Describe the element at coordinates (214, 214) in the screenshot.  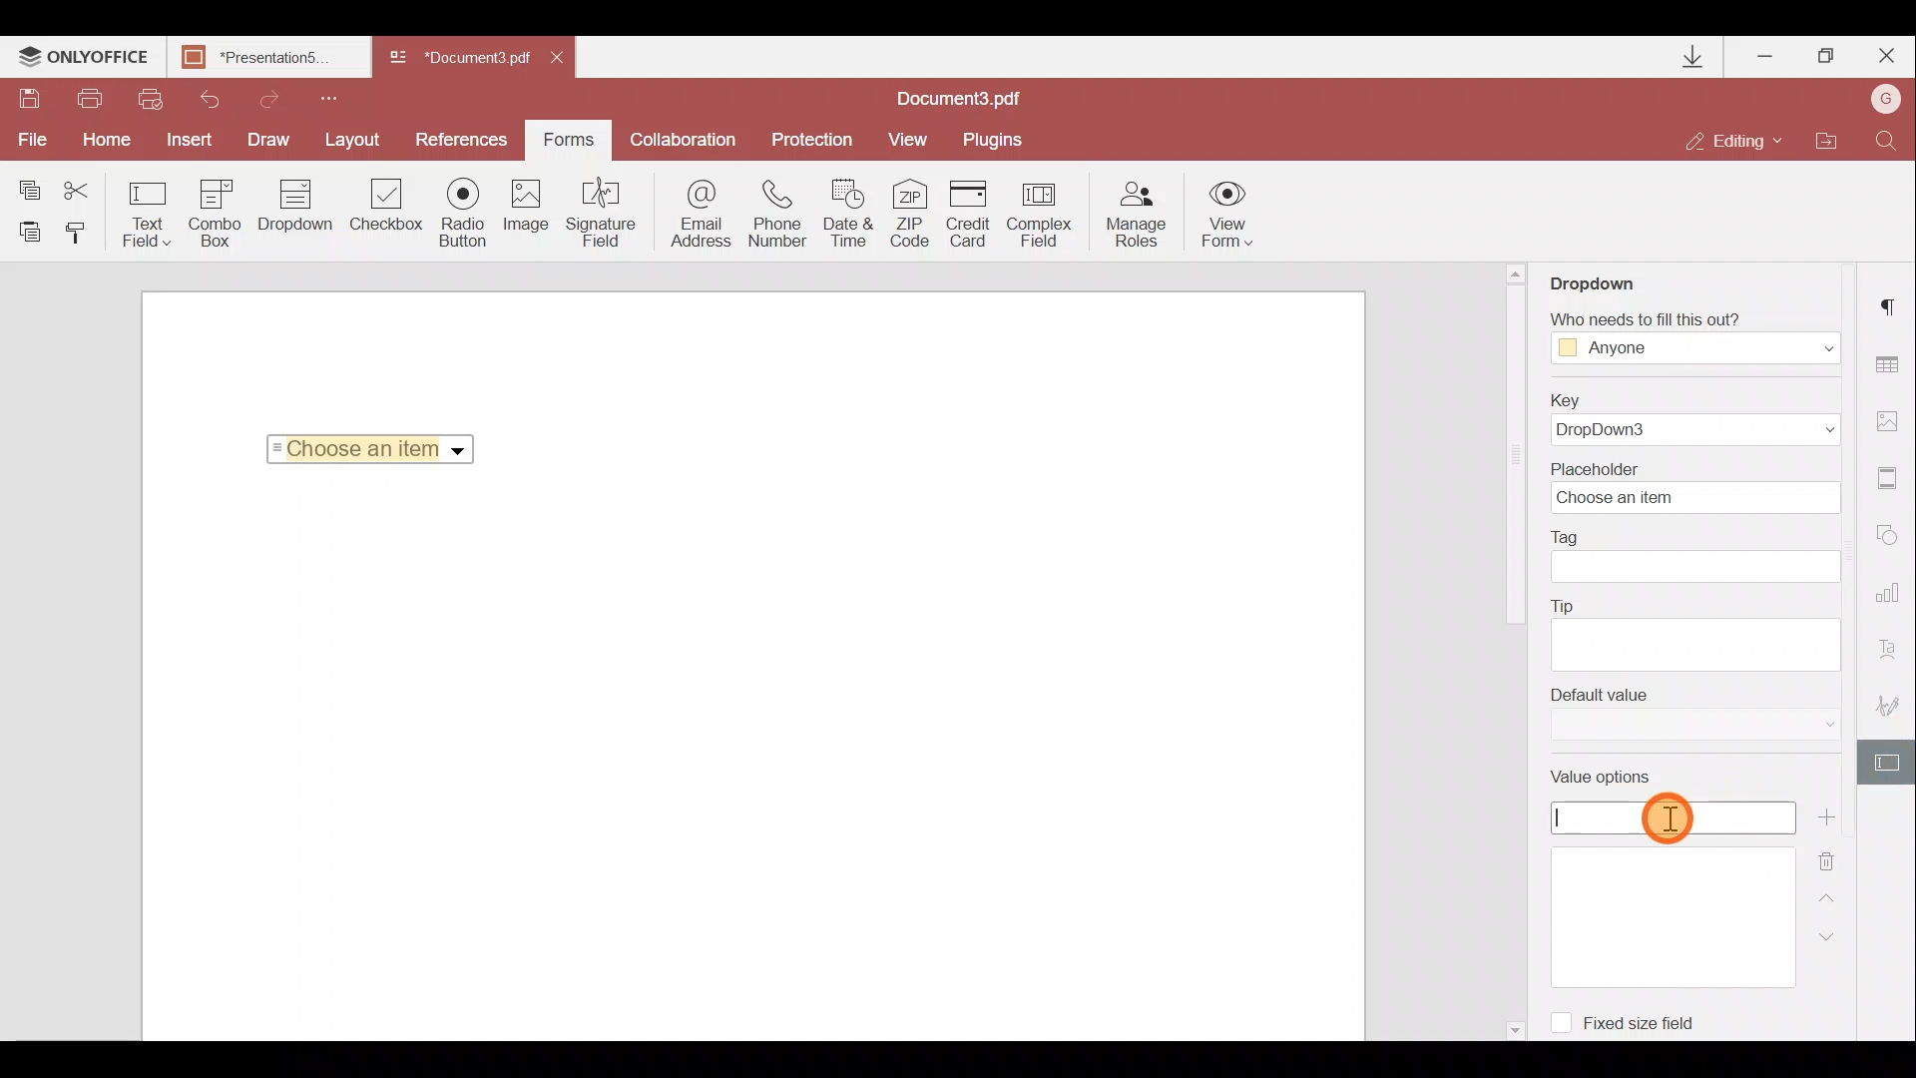
I see `Combo box` at that location.